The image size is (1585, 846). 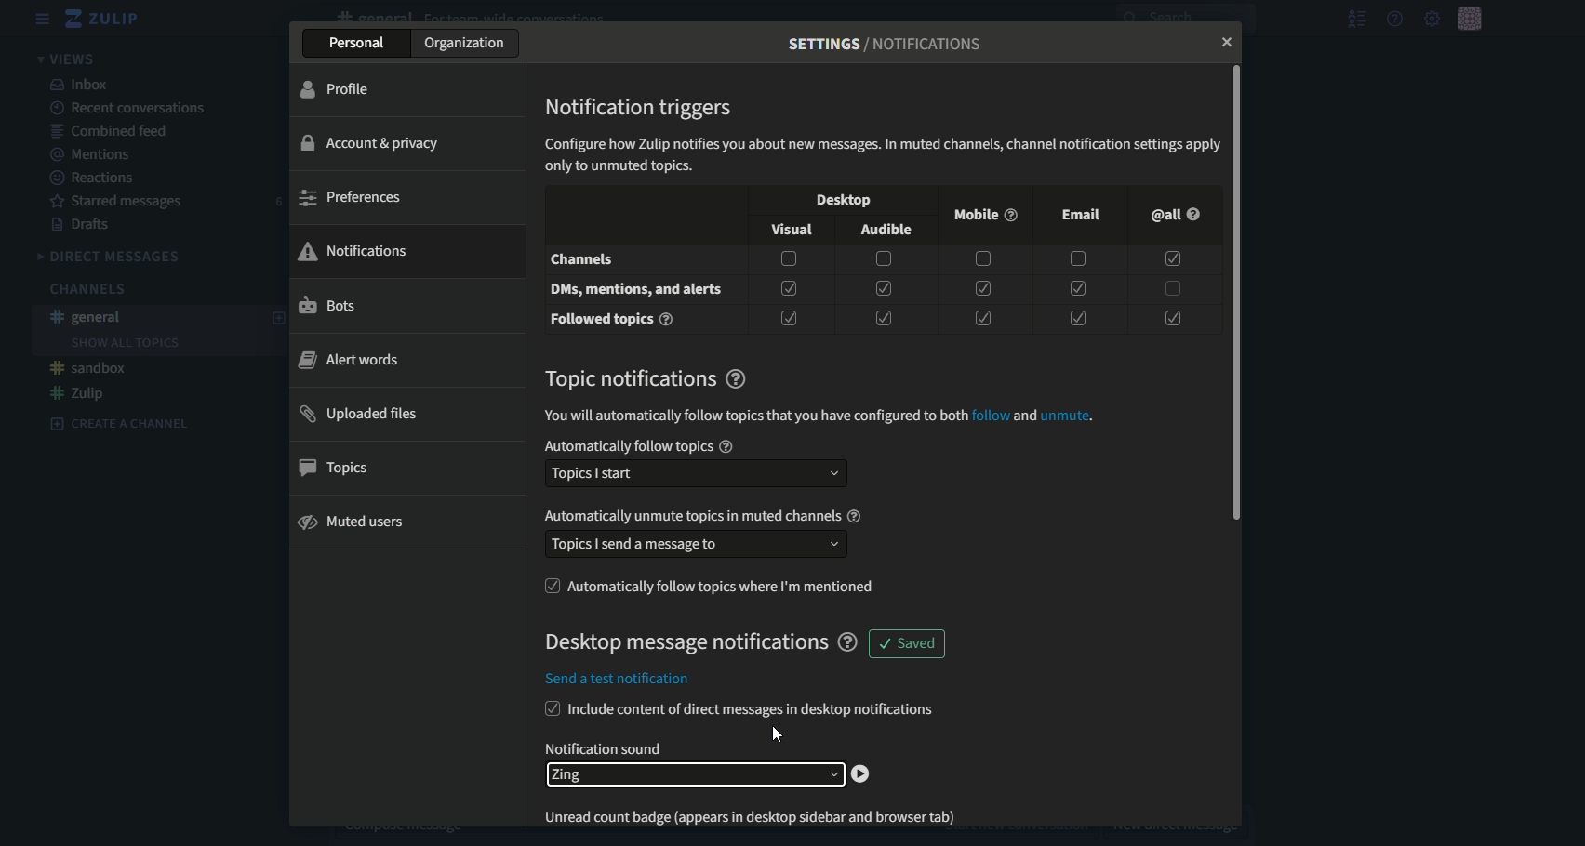 What do you see at coordinates (791, 287) in the screenshot?
I see `checkbox` at bounding box center [791, 287].